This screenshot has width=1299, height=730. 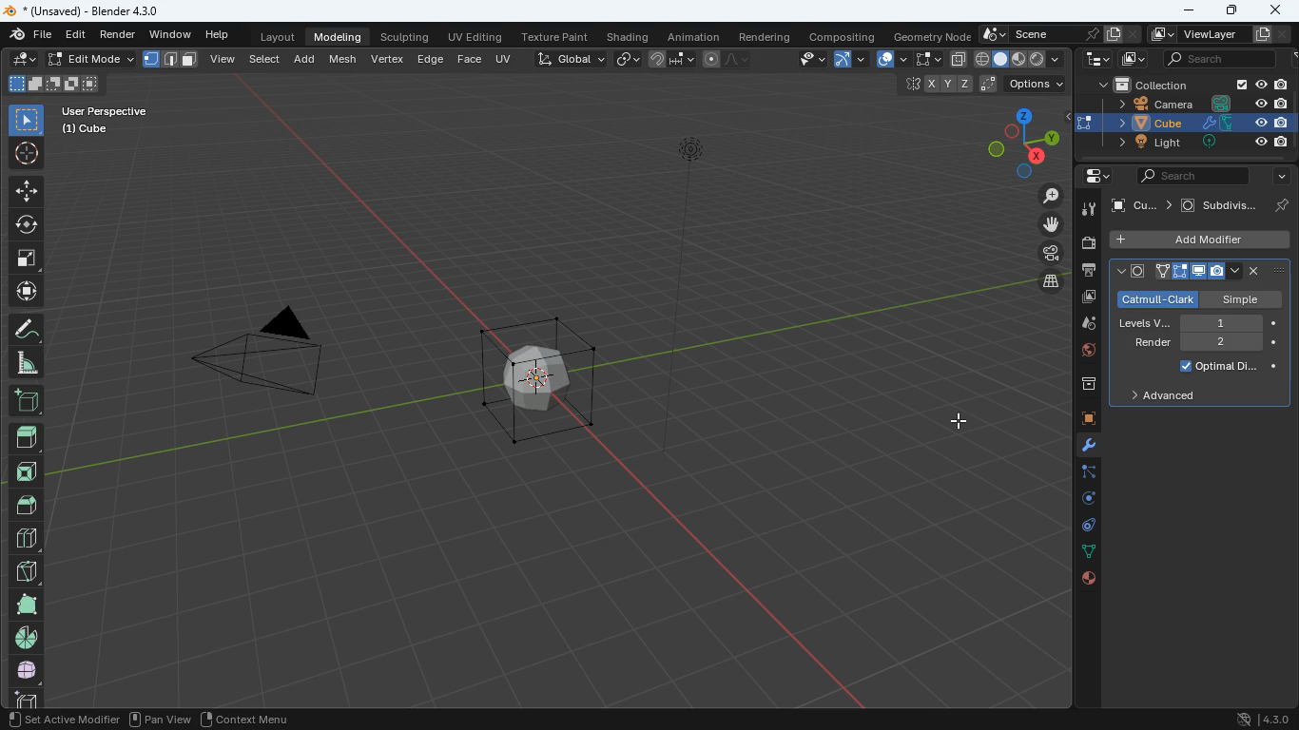 What do you see at coordinates (1020, 58) in the screenshot?
I see `shape` at bounding box center [1020, 58].